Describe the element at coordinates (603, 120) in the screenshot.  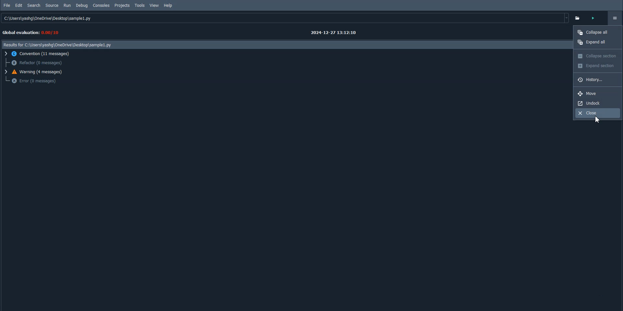
I see `cursor on close` at that location.